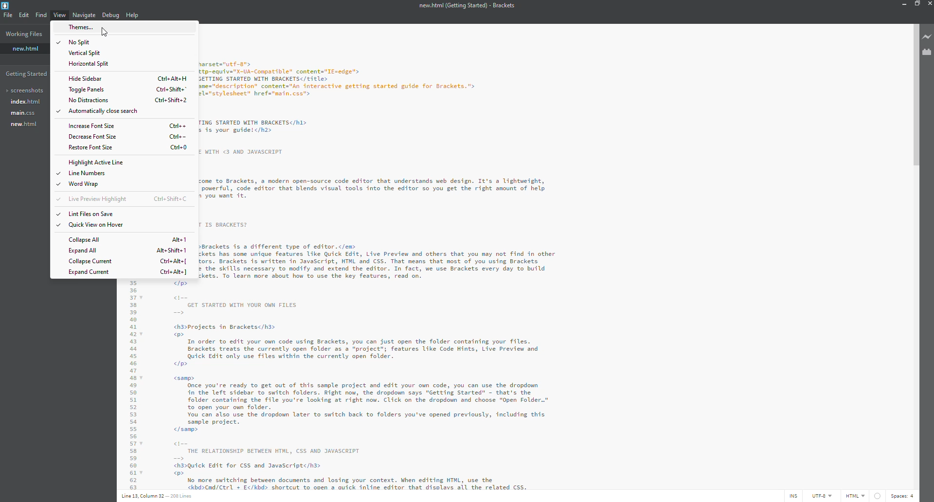  What do you see at coordinates (171, 199) in the screenshot?
I see `shortcut` at bounding box center [171, 199].